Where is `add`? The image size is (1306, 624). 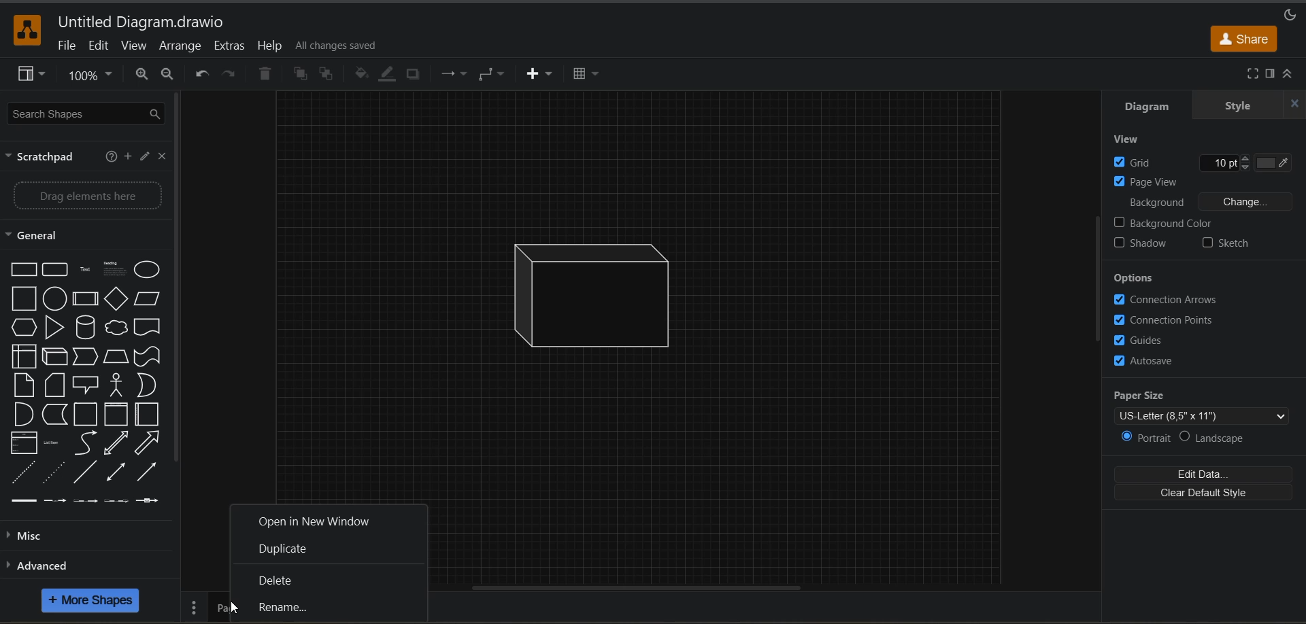 add is located at coordinates (126, 156).